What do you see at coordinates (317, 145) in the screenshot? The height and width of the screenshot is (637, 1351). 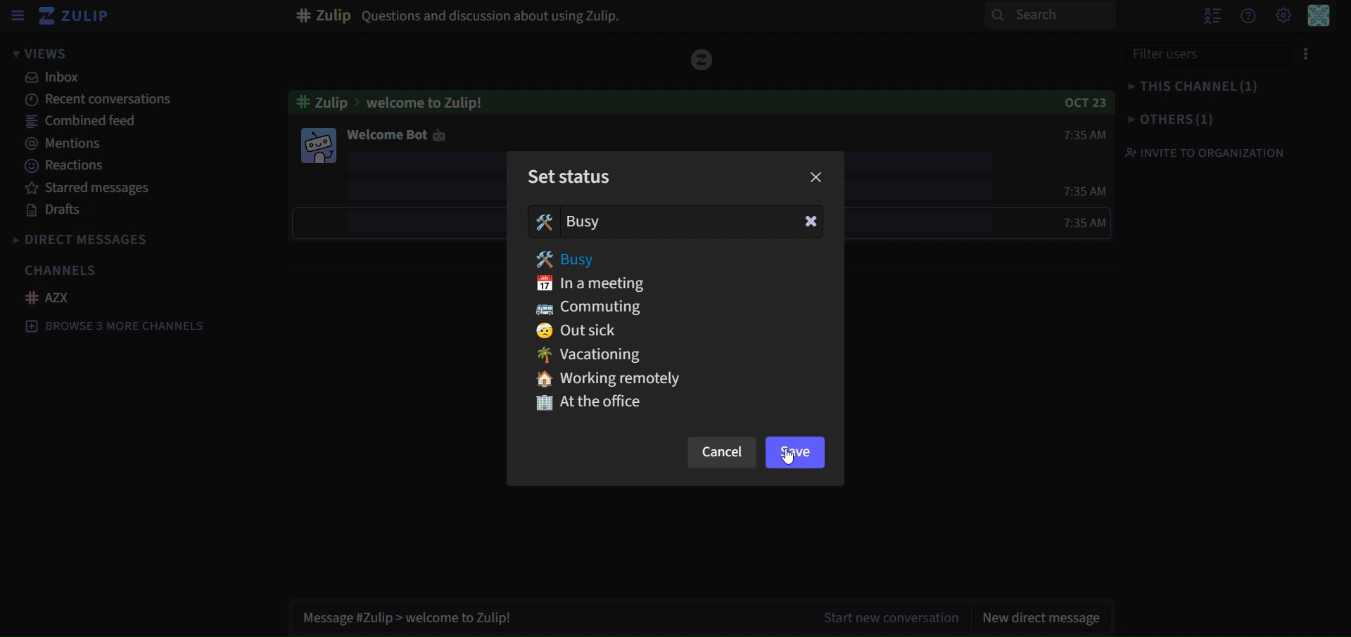 I see `image` at bounding box center [317, 145].